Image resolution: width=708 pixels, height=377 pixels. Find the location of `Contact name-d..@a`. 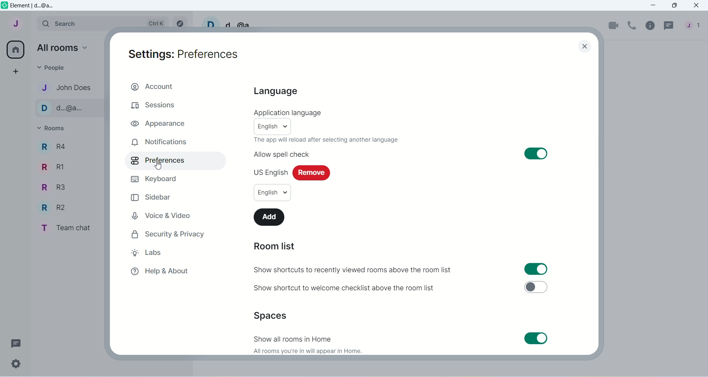

Contact name-d..@a is located at coordinates (67, 108).